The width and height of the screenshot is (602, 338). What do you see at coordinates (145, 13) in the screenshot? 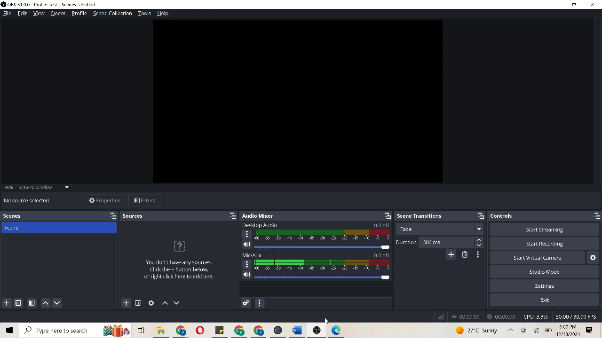
I see `tools` at bounding box center [145, 13].